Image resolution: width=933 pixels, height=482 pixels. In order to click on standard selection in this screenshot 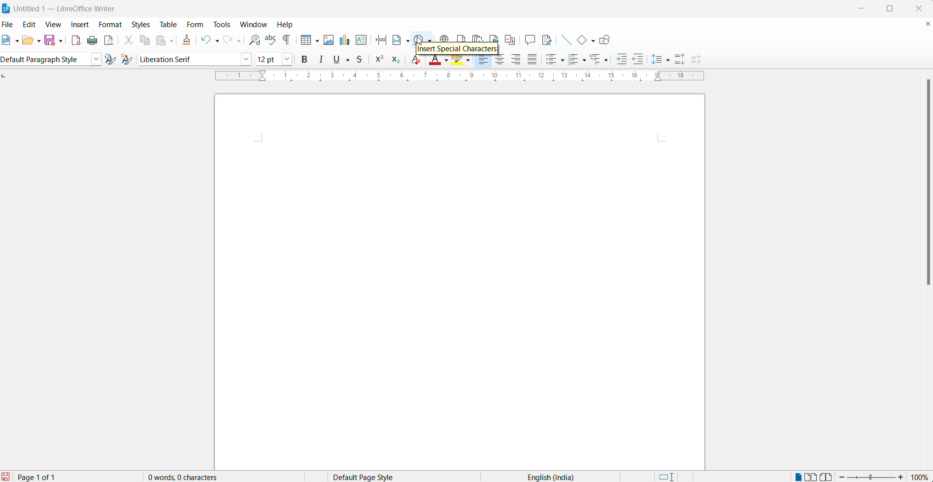, I will do `click(668, 477)`.